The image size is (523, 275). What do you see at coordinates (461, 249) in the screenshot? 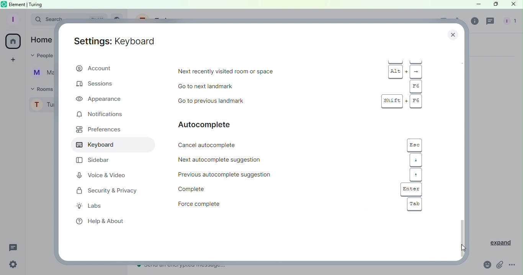
I see `Cursor` at bounding box center [461, 249].